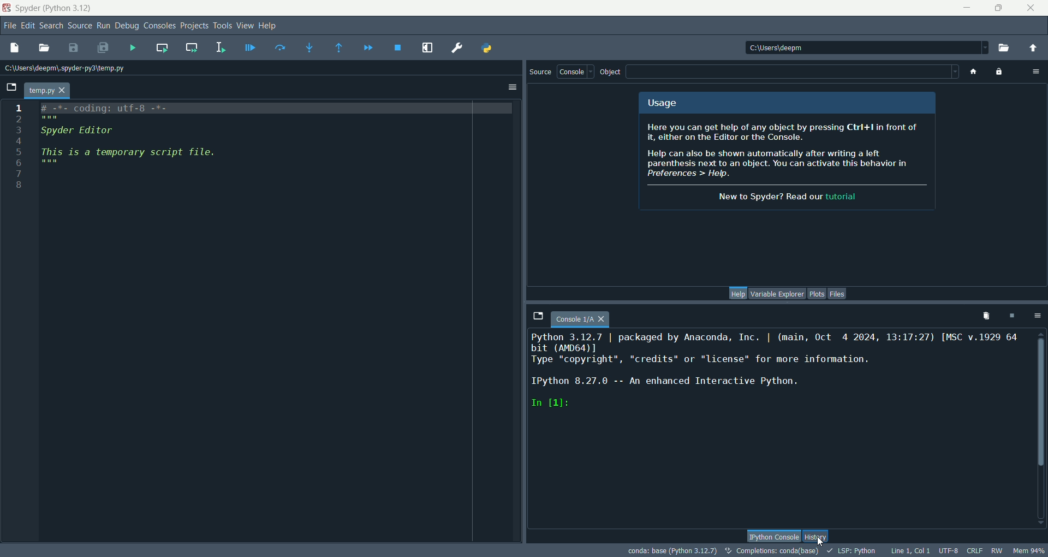 This screenshot has height=557, width=1048. Describe the element at coordinates (581, 319) in the screenshot. I see `console` at that location.